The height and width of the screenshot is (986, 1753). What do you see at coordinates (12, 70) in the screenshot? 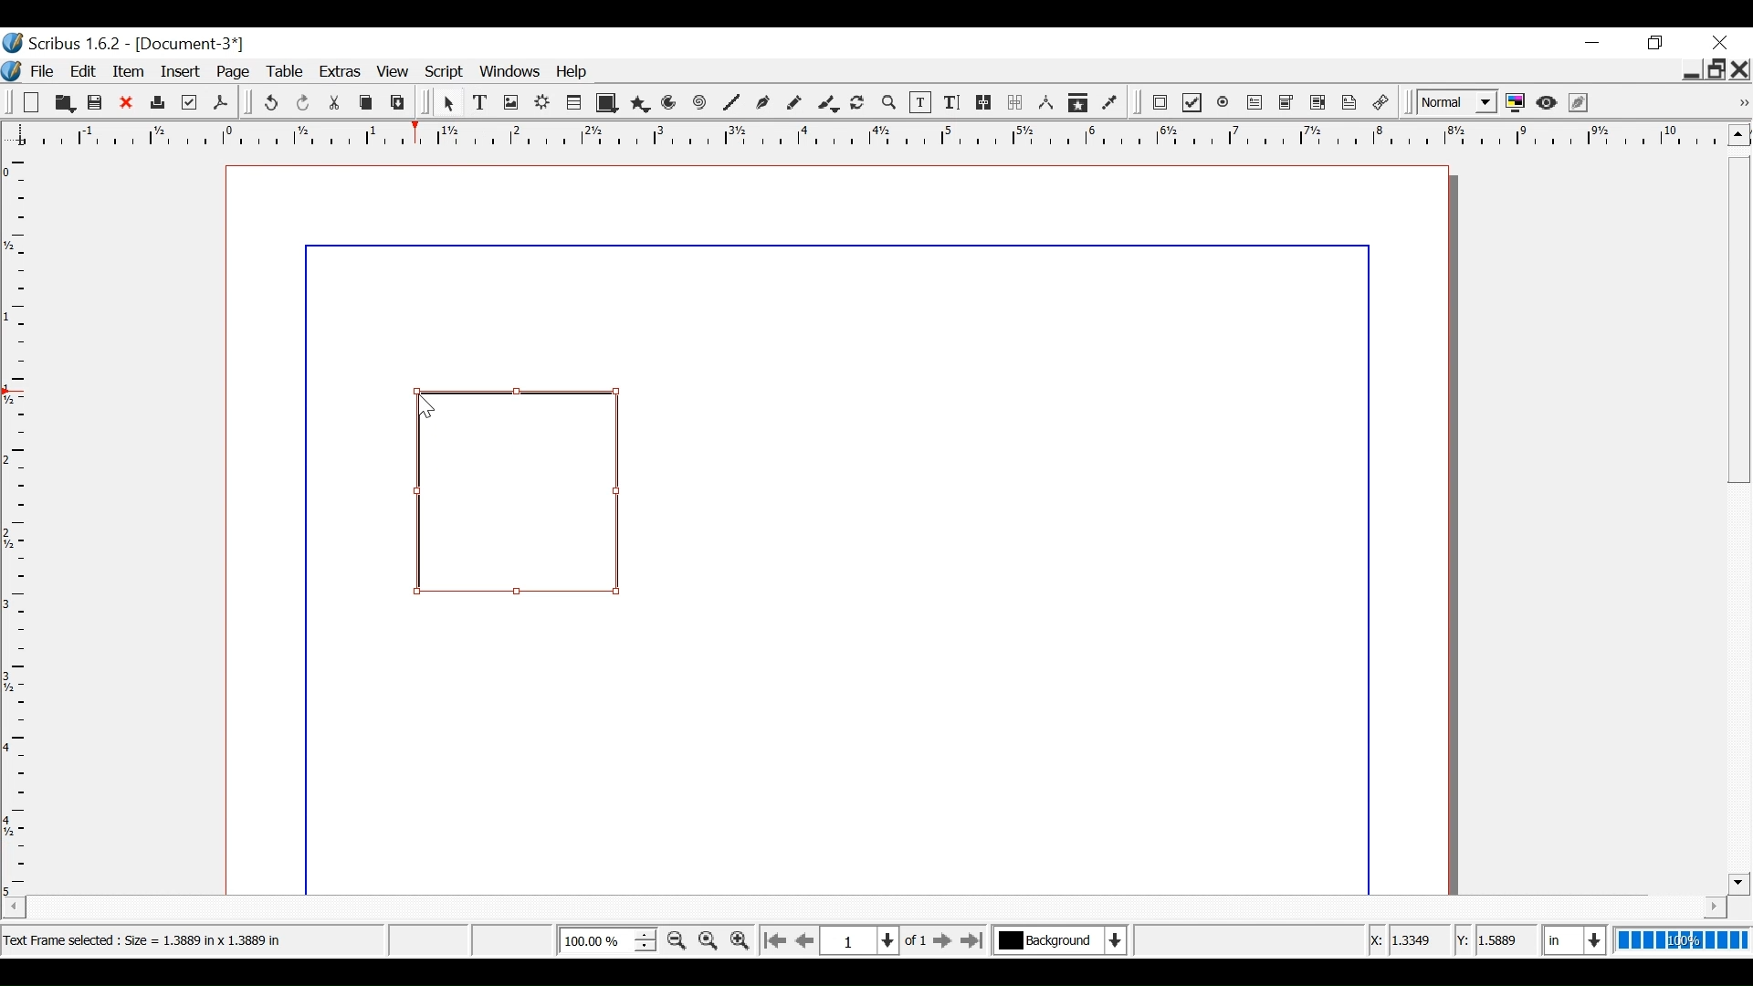
I see `Logo` at bounding box center [12, 70].